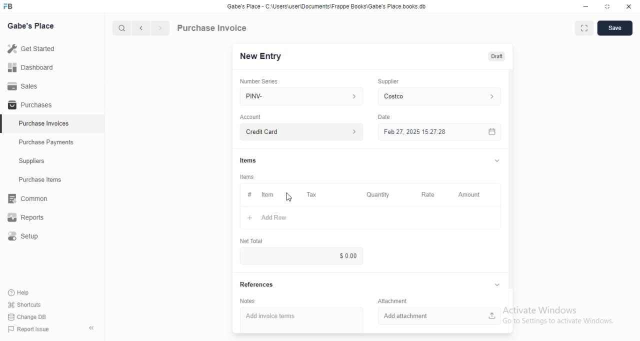  What do you see at coordinates (27, 317) in the screenshot?
I see `Change DB` at bounding box center [27, 317].